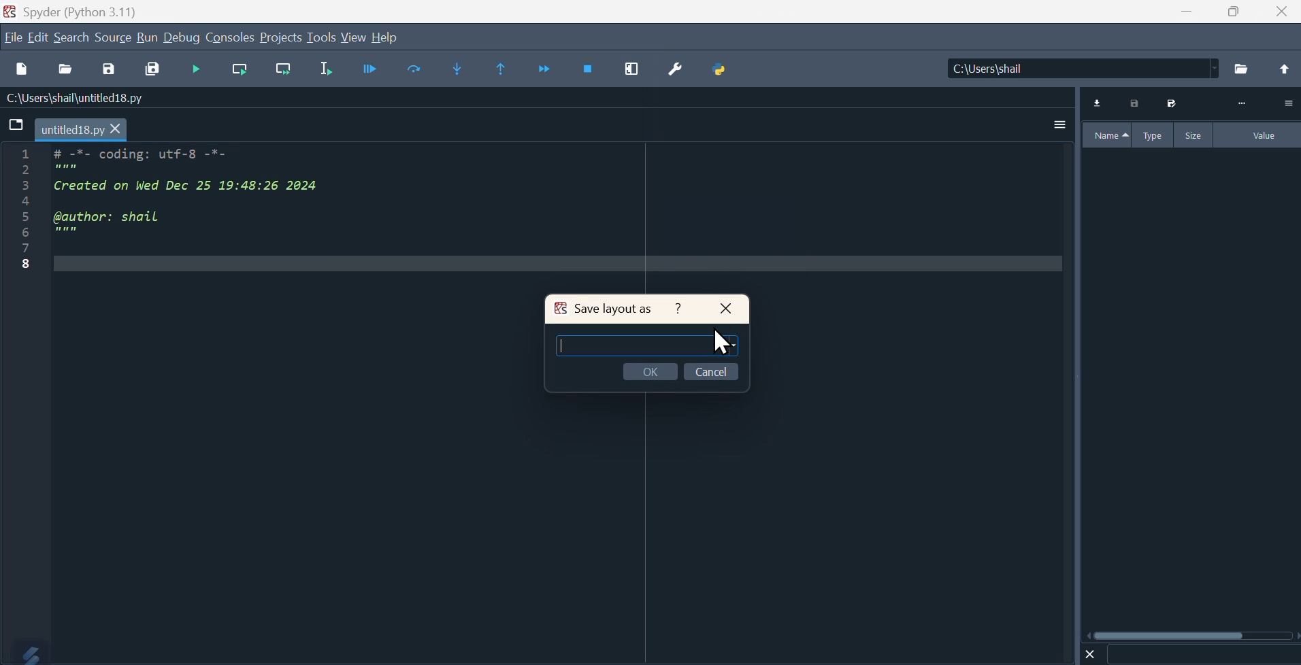  Describe the element at coordinates (67, 71) in the screenshot. I see `Open` at that location.